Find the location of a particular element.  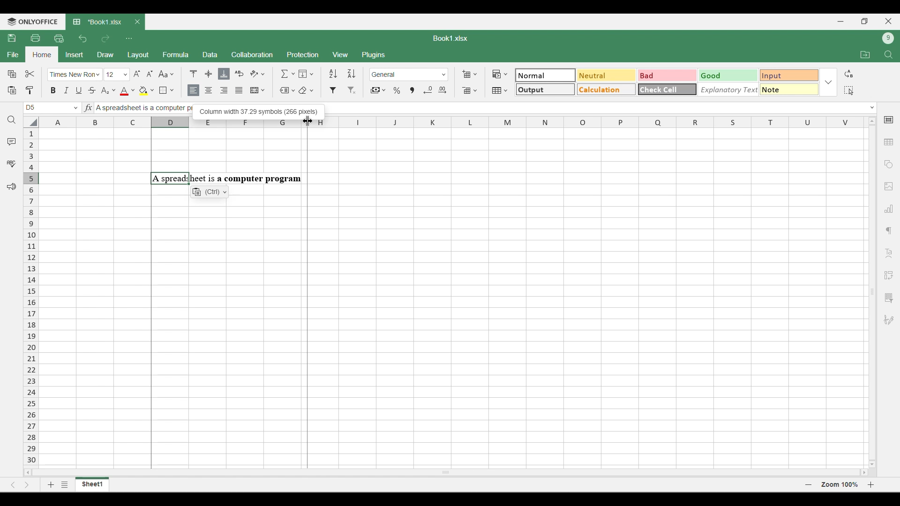

Expand type space is located at coordinates (872, 108).